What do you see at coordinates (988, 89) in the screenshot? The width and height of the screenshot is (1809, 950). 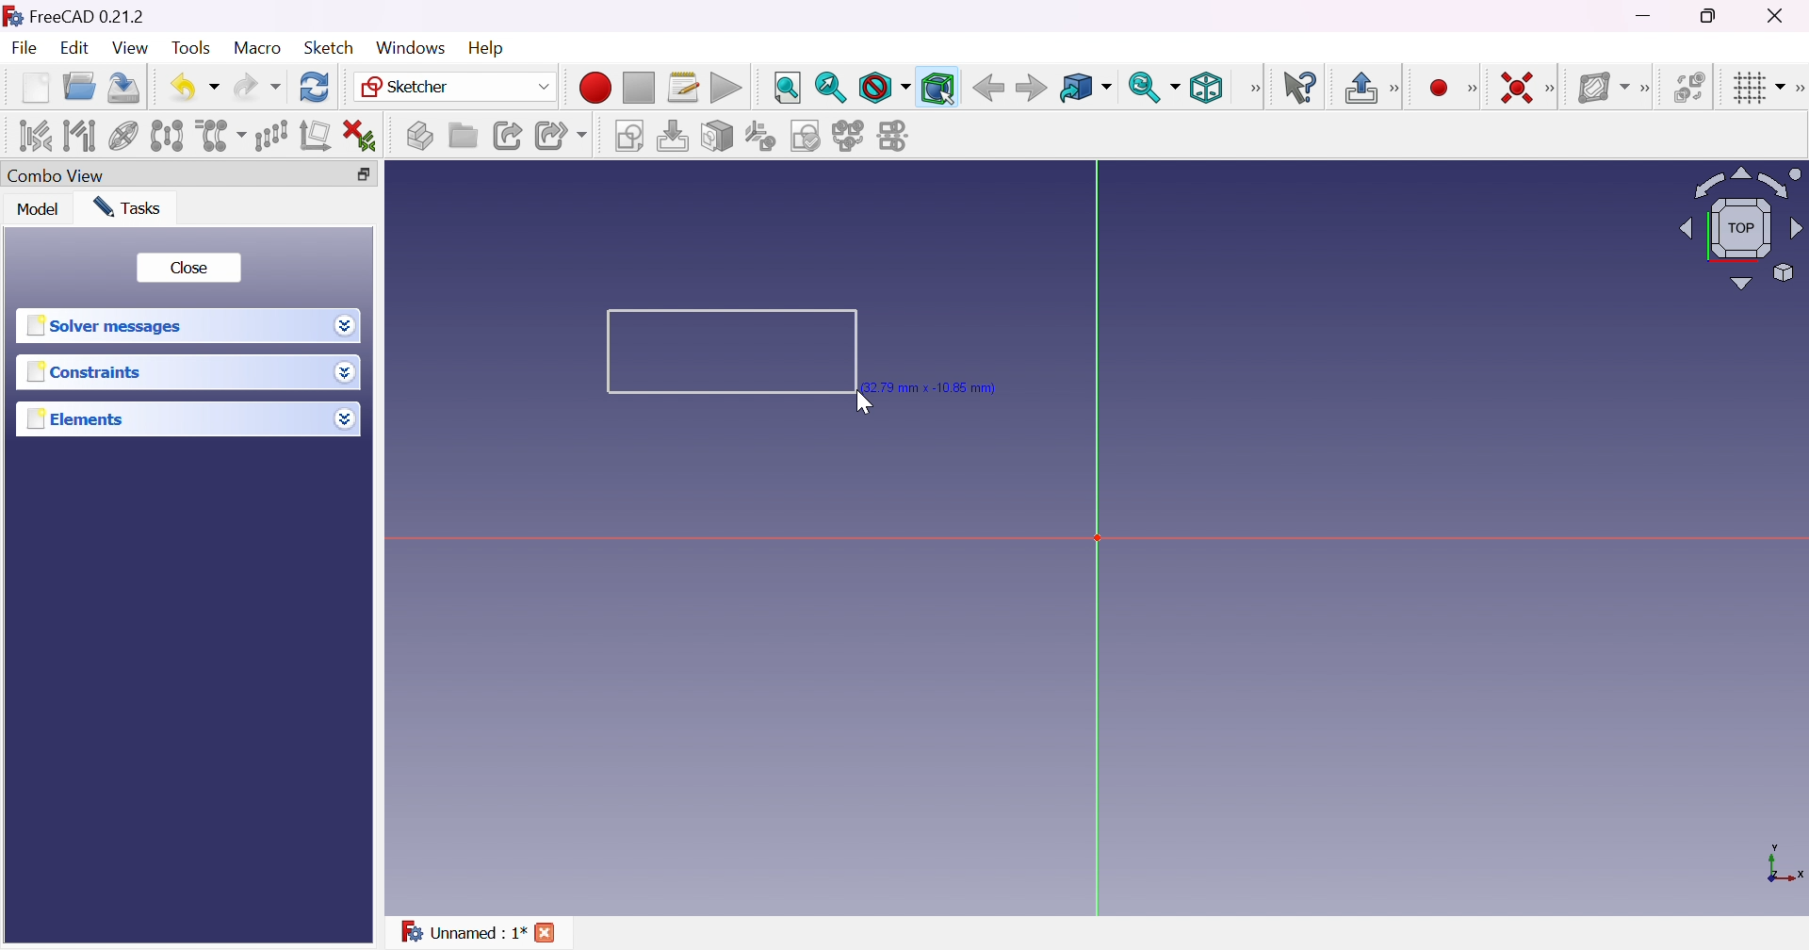 I see `Back` at bounding box center [988, 89].